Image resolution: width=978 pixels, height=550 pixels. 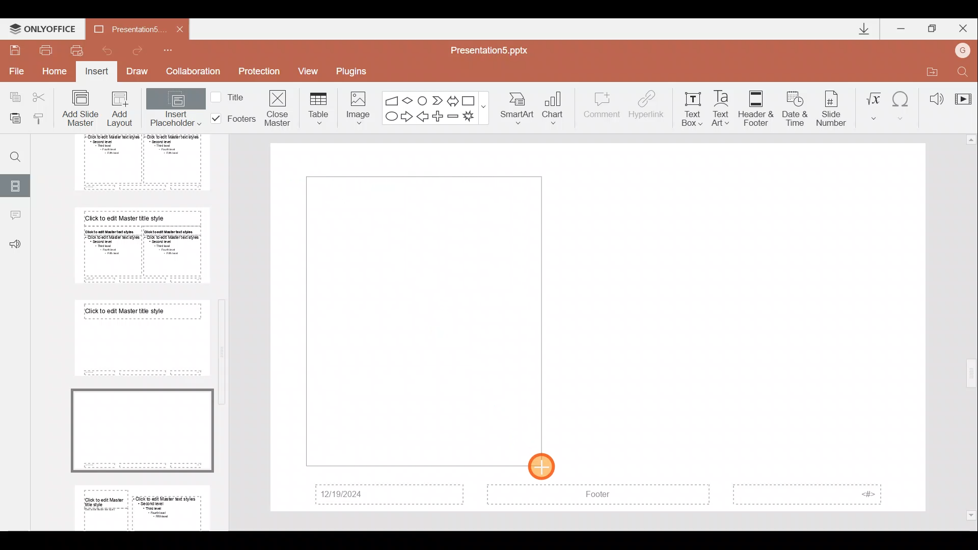 What do you see at coordinates (964, 70) in the screenshot?
I see `Find` at bounding box center [964, 70].